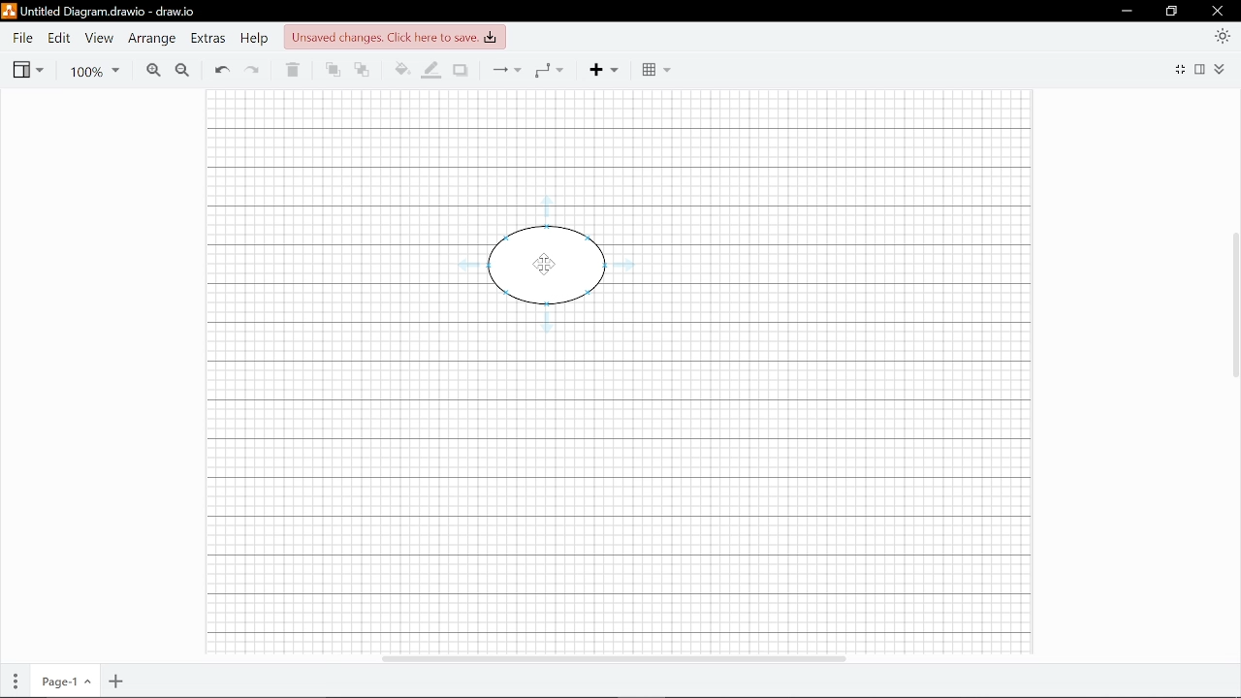 This screenshot has height=698, width=1241. What do you see at coordinates (154, 39) in the screenshot?
I see `Arrange` at bounding box center [154, 39].